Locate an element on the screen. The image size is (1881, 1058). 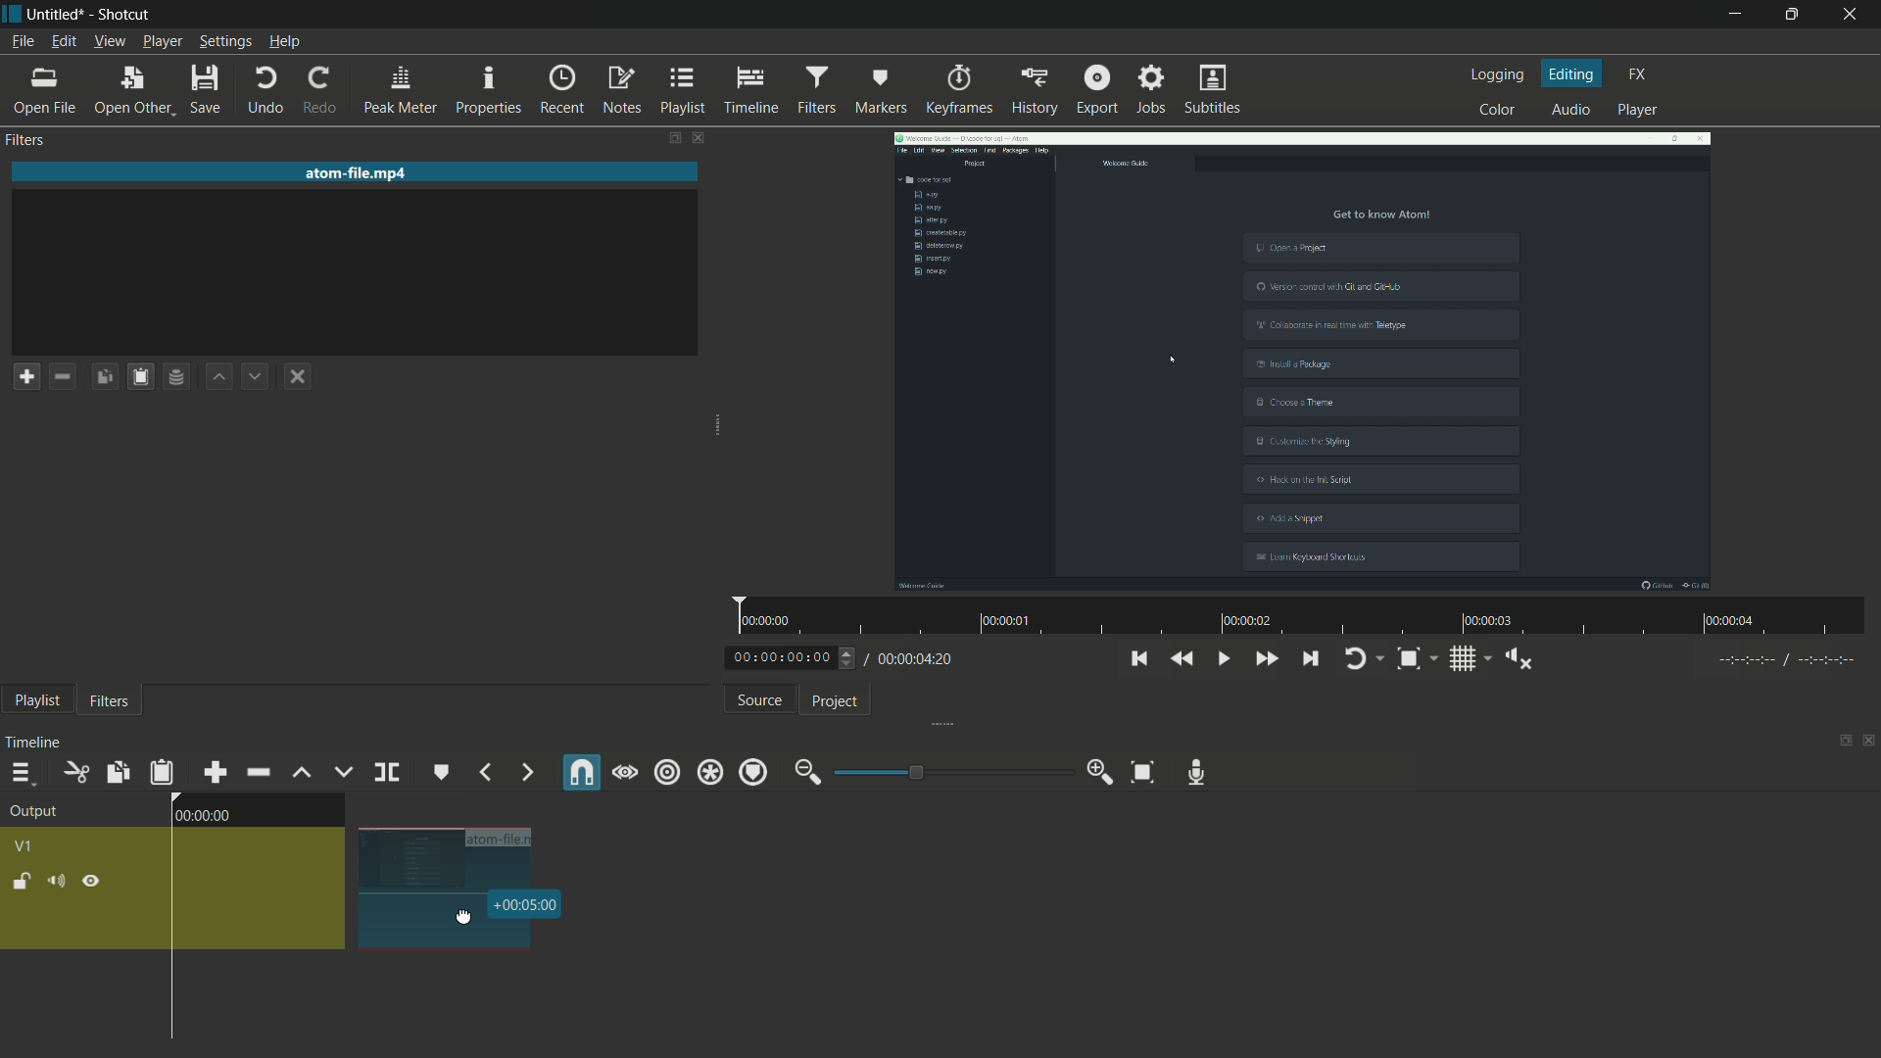
copy is located at coordinates (117, 772).